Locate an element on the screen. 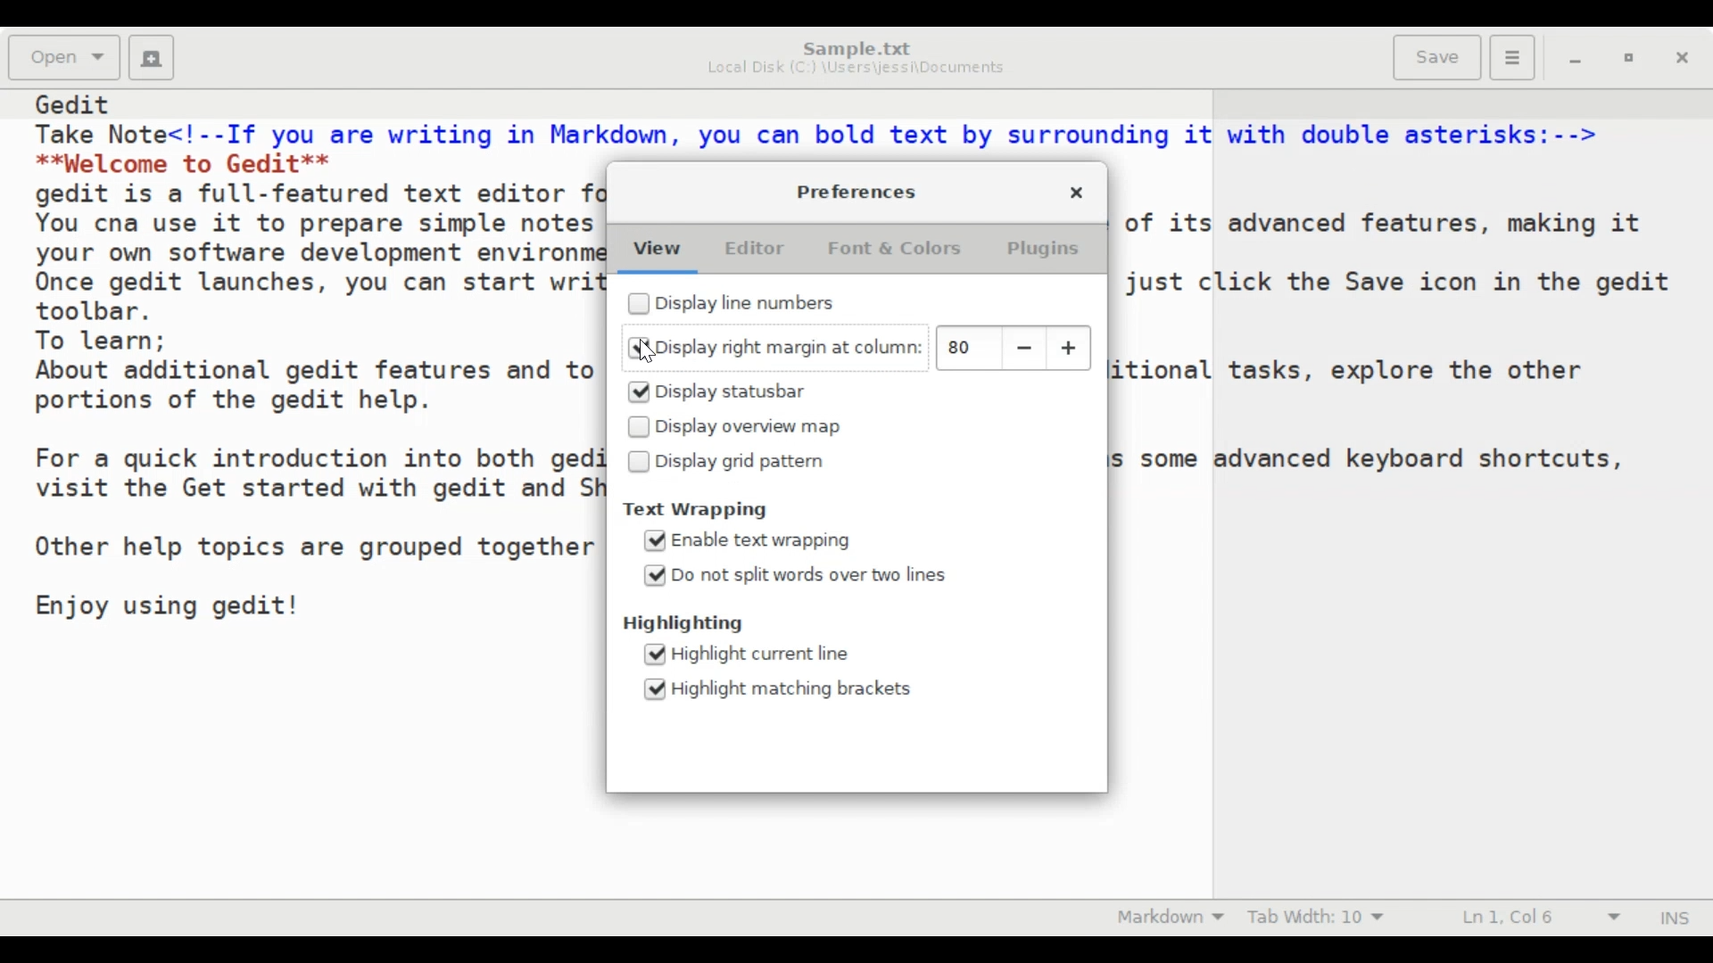  (un)select Enable text wrapping is located at coordinates (748, 541).